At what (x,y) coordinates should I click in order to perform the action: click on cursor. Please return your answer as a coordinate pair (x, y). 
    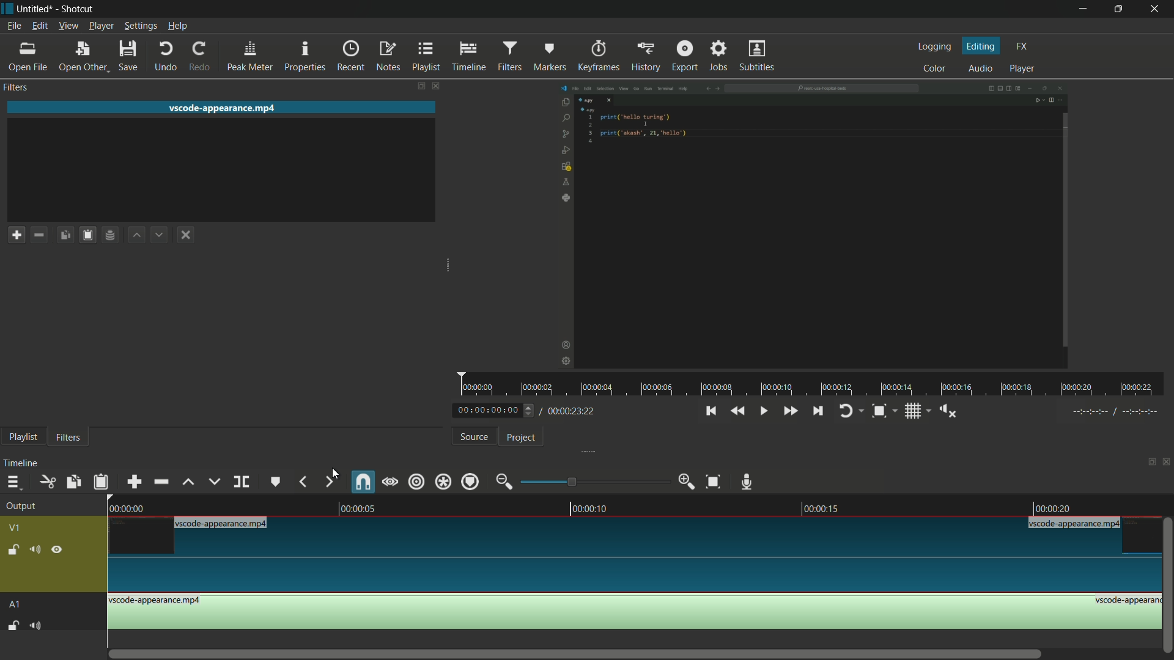
    Looking at the image, I should click on (333, 470).